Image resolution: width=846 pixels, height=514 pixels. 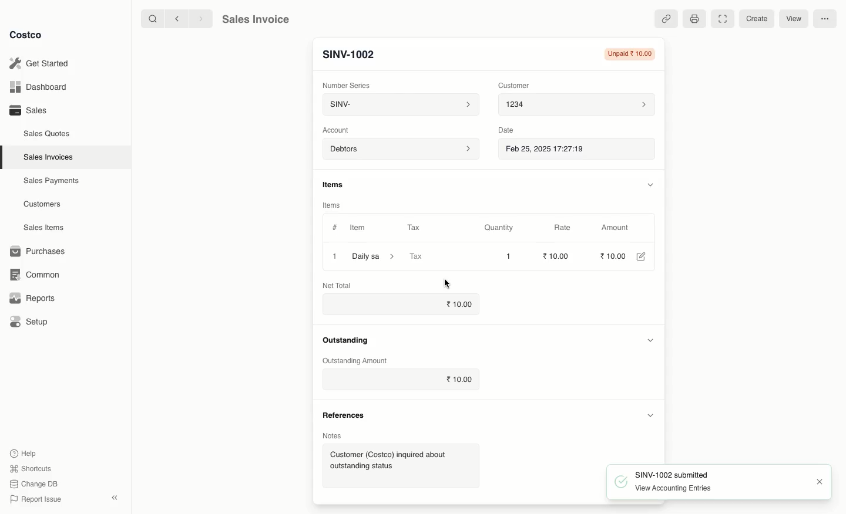 I want to click on More options, so click(x=826, y=18).